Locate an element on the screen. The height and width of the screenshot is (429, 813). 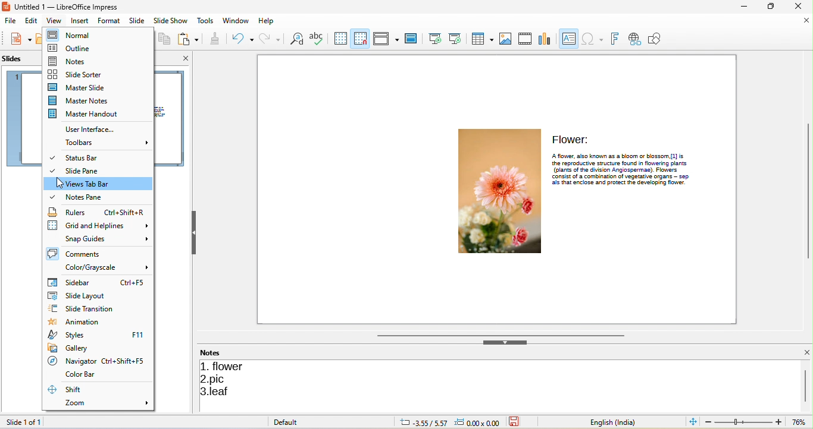
(plans of the division Angiospermae). Flowers is located at coordinates (617, 170).